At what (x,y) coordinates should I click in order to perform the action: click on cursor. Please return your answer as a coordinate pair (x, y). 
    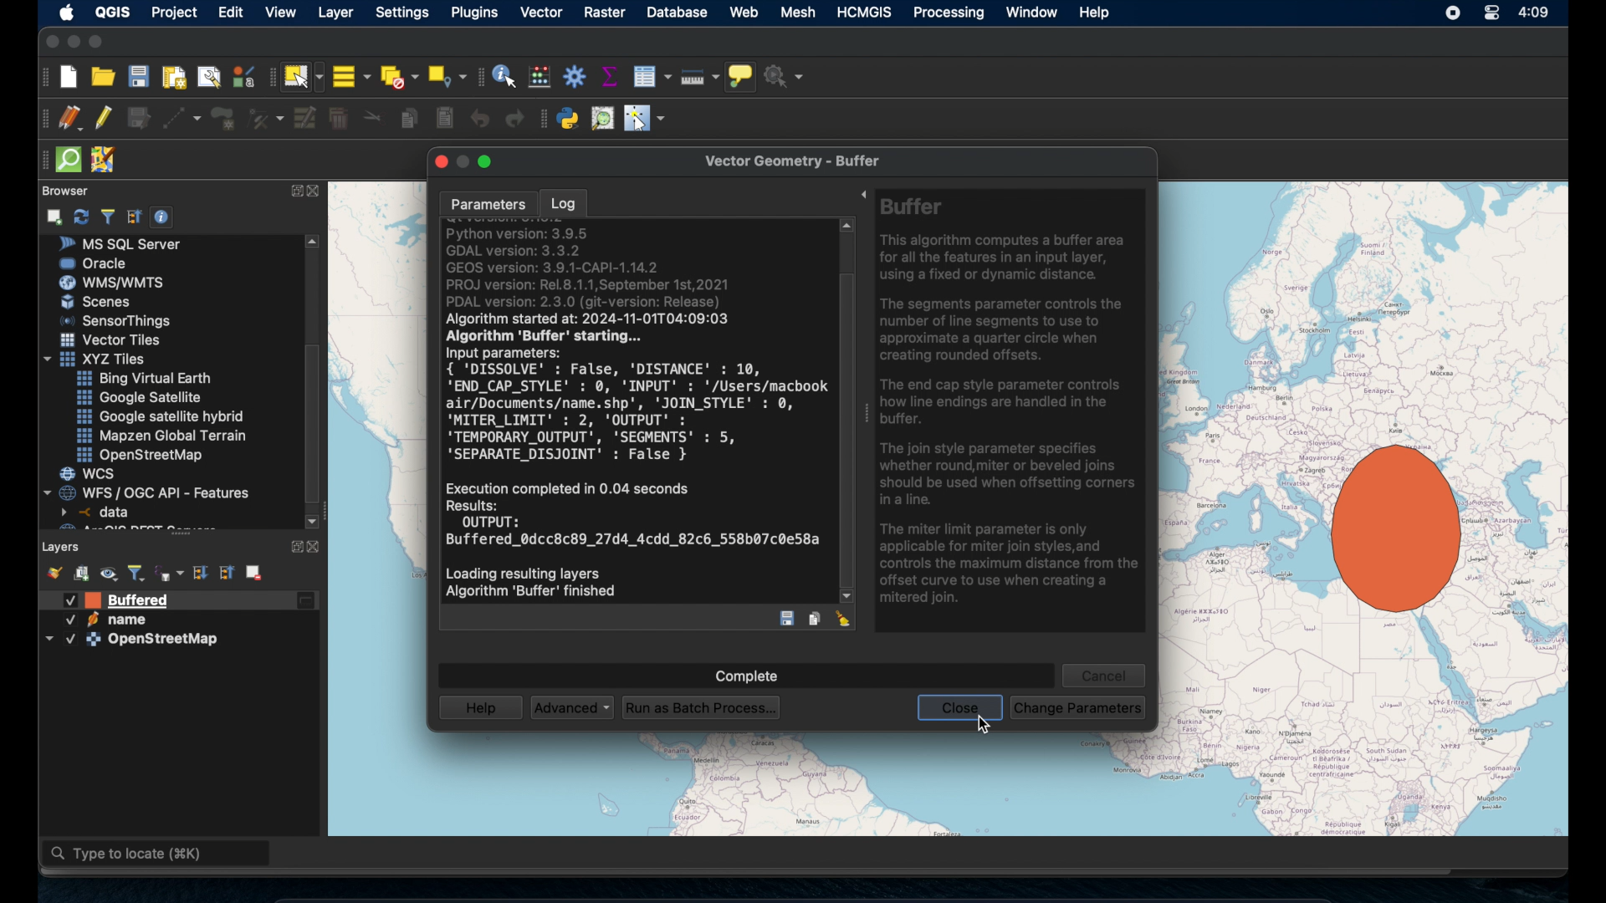
    Looking at the image, I should click on (981, 726).